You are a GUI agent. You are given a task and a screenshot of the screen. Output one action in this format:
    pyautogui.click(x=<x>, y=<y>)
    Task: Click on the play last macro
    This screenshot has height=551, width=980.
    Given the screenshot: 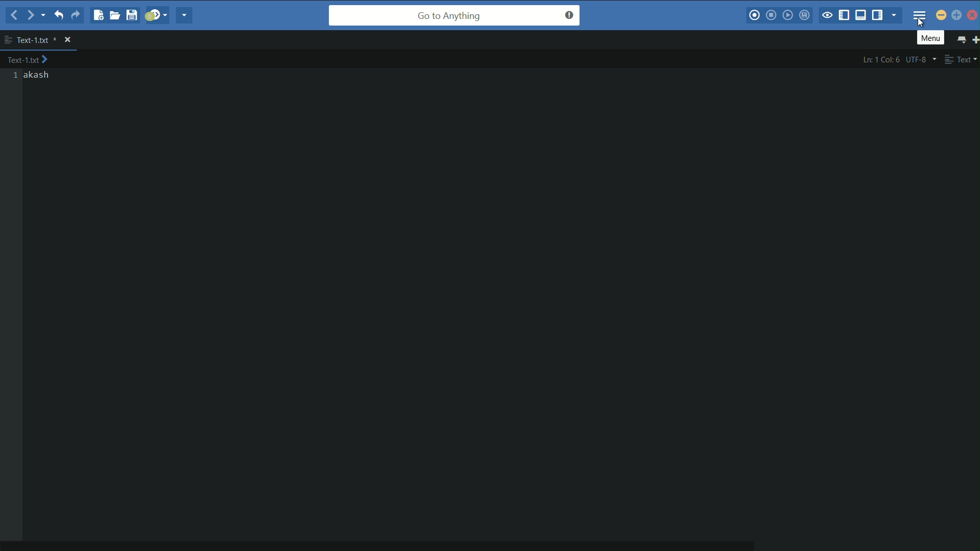 What is the action you would take?
    pyautogui.click(x=789, y=15)
    